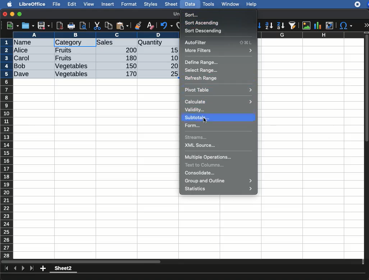 This screenshot has height=280, width=369. What do you see at coordinates (28, 25) in the screenshot?
I see `save` at bounding box center [28, 25].